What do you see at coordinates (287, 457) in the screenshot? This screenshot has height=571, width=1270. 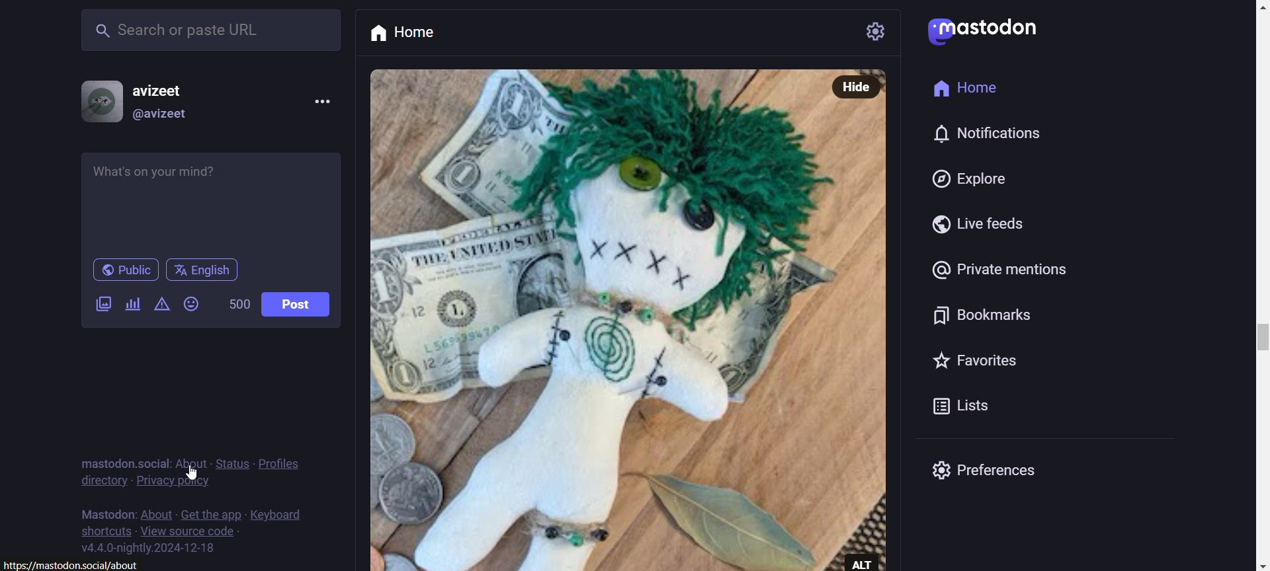 I see `policies ` at bounding box center [287, 457].